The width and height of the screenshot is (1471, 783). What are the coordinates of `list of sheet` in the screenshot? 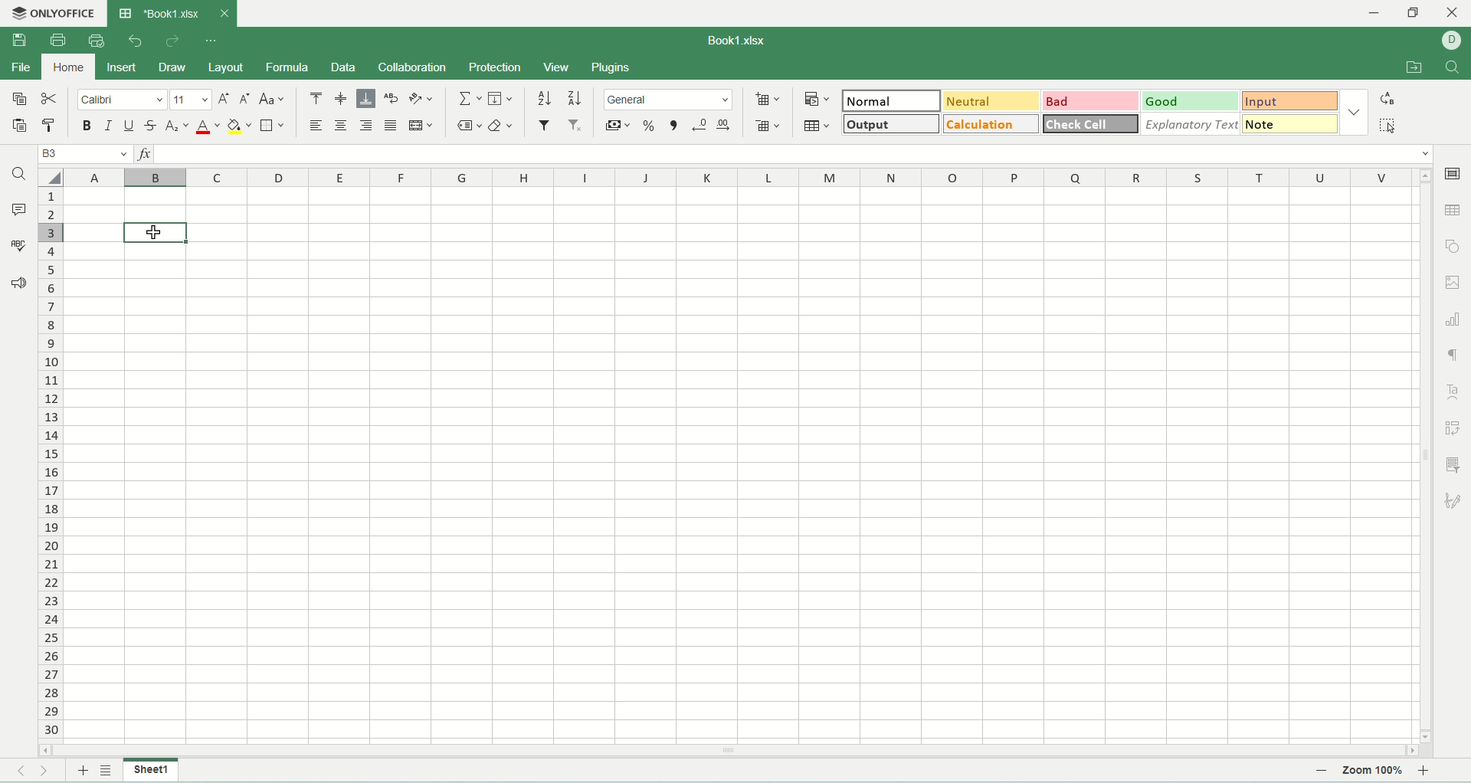 It's located at (106, 771).